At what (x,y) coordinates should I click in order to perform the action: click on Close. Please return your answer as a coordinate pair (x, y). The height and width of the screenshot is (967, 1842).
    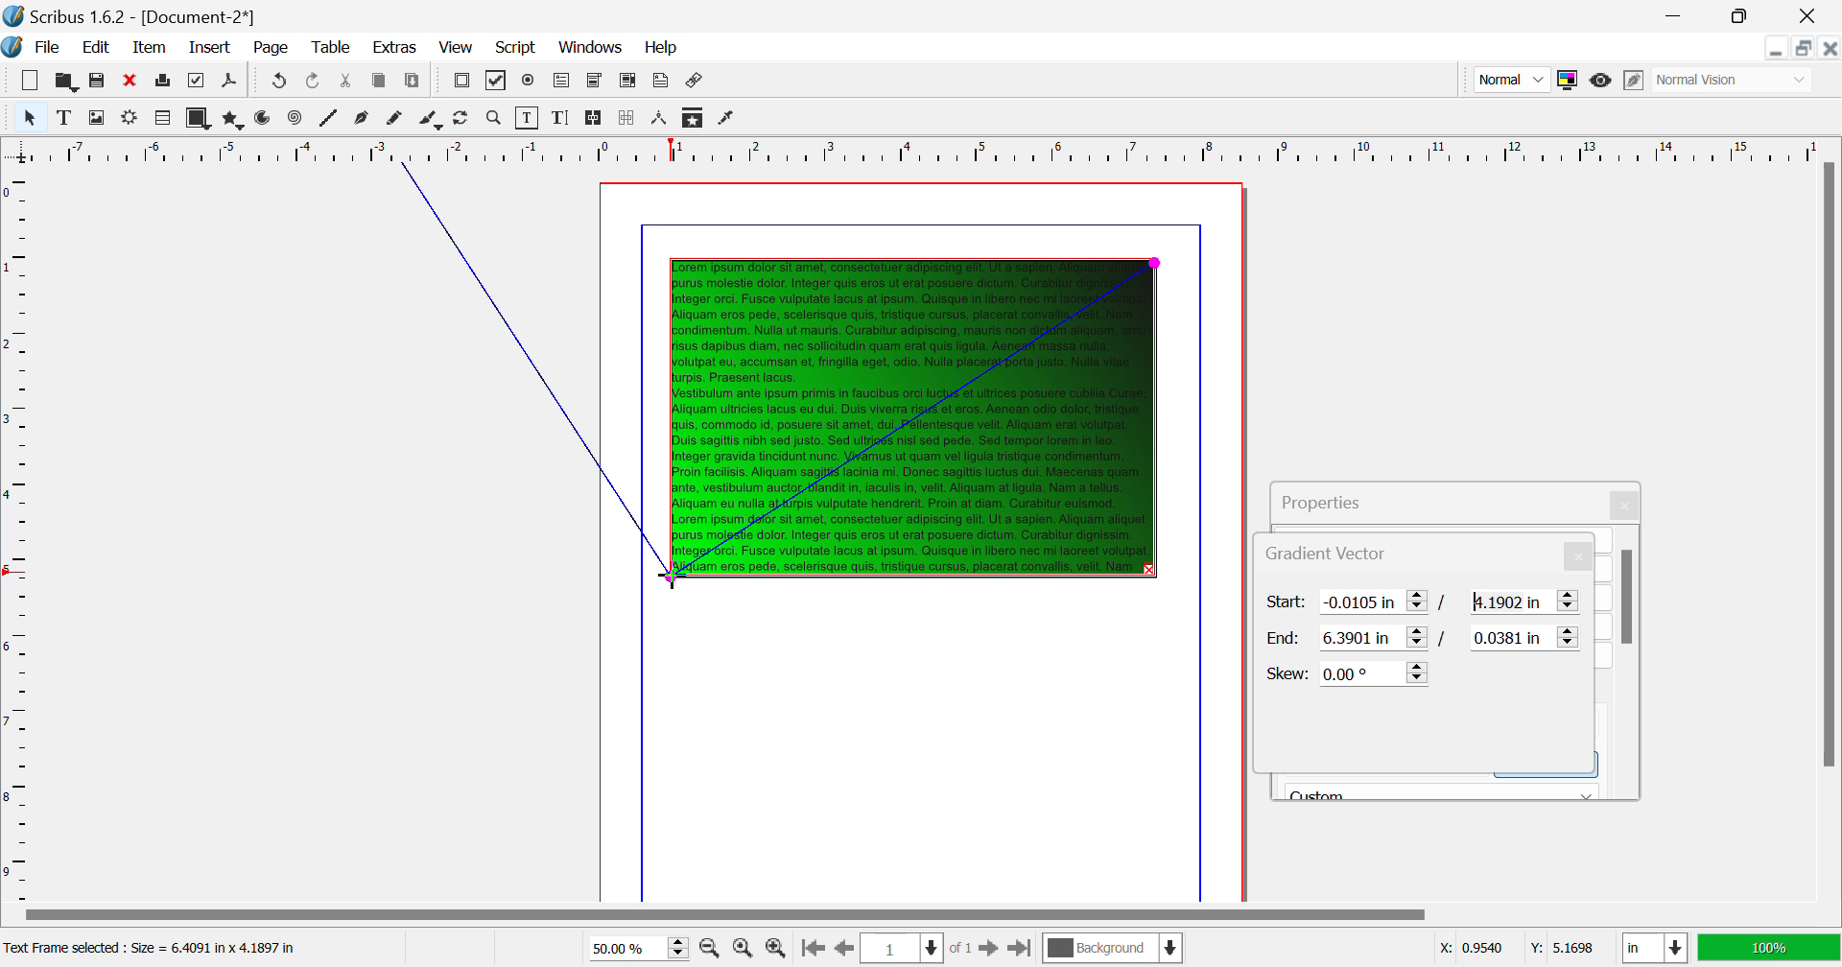
    Looking at the image, I should click on (1812, 15).